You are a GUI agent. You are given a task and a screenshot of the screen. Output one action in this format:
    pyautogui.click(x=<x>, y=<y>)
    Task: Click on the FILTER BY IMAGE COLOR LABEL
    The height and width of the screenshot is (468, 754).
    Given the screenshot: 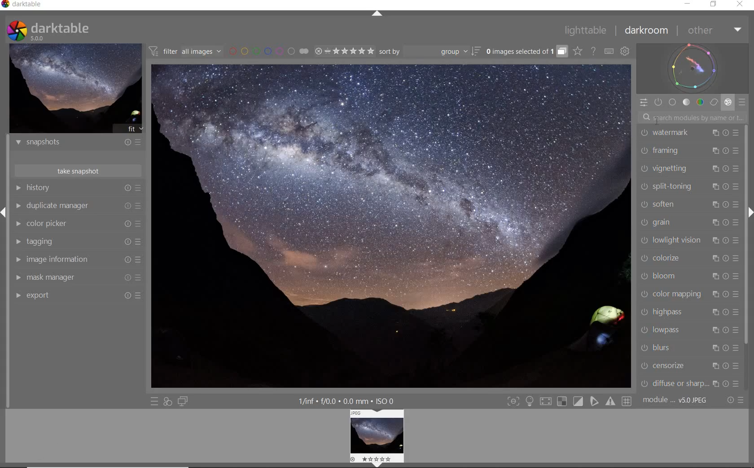 What is the action you would take?
    pyautogui.click(x=268, y=51)
    